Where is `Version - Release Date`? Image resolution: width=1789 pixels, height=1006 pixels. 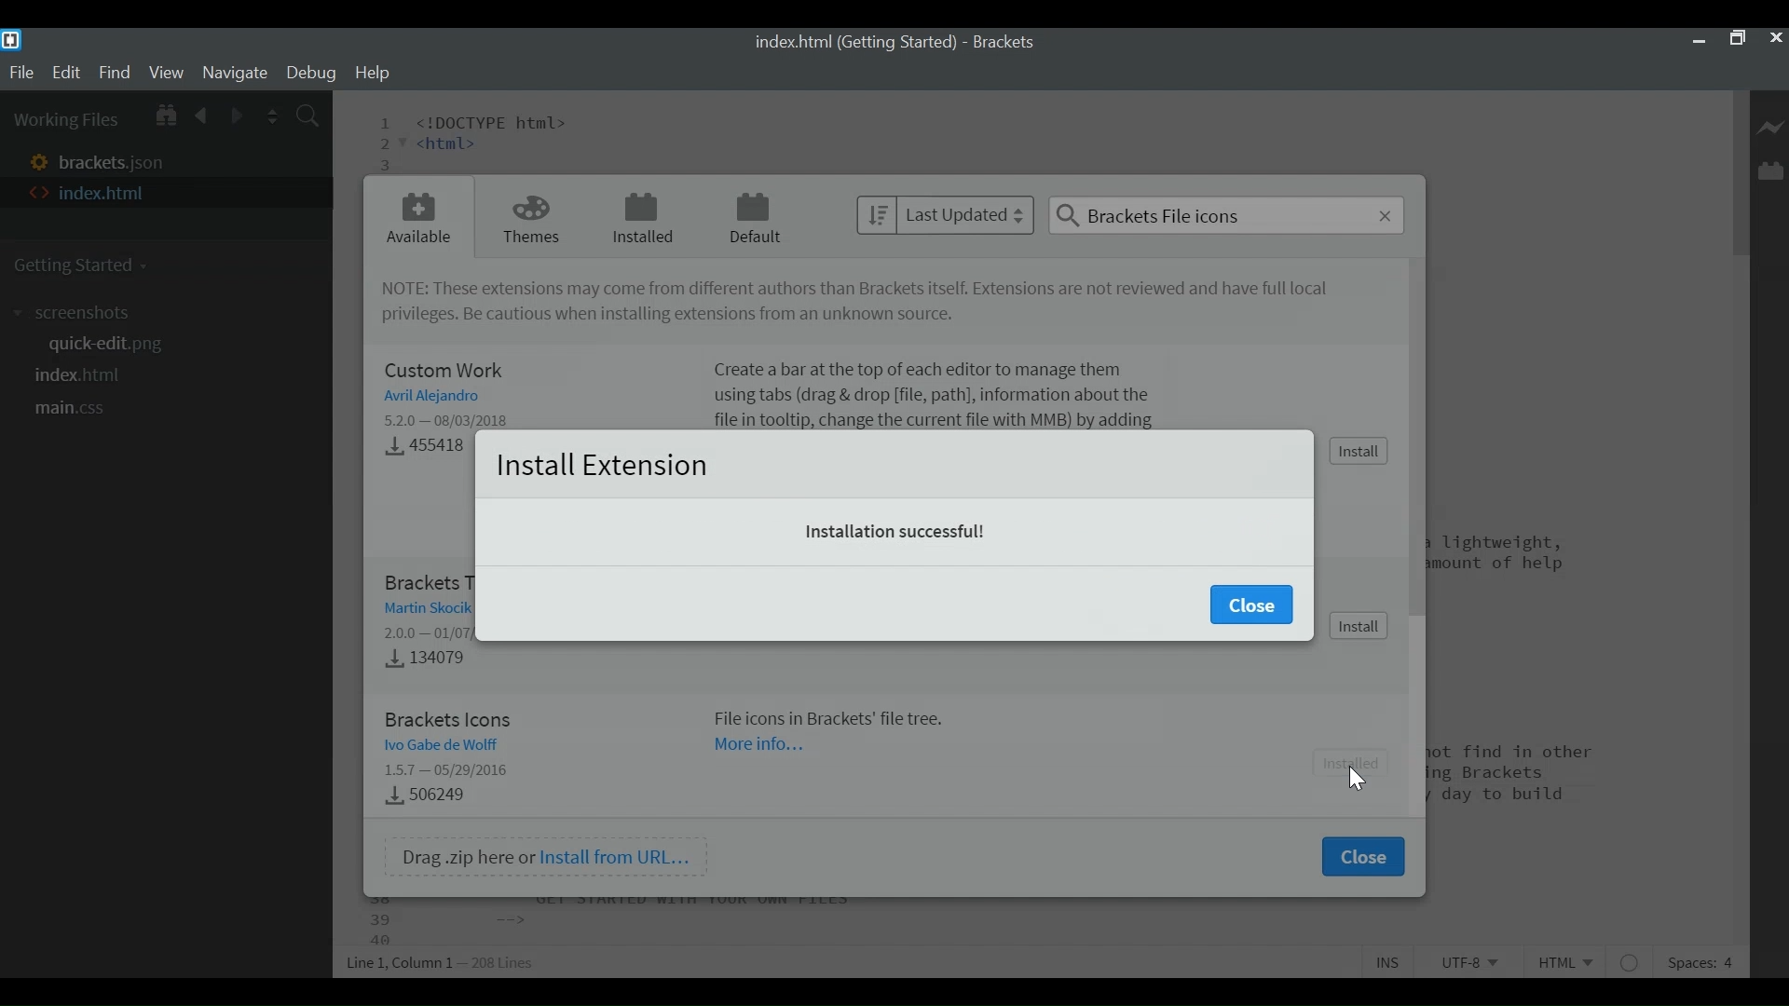
Version - Release Date is located at coordinates (450, 771).